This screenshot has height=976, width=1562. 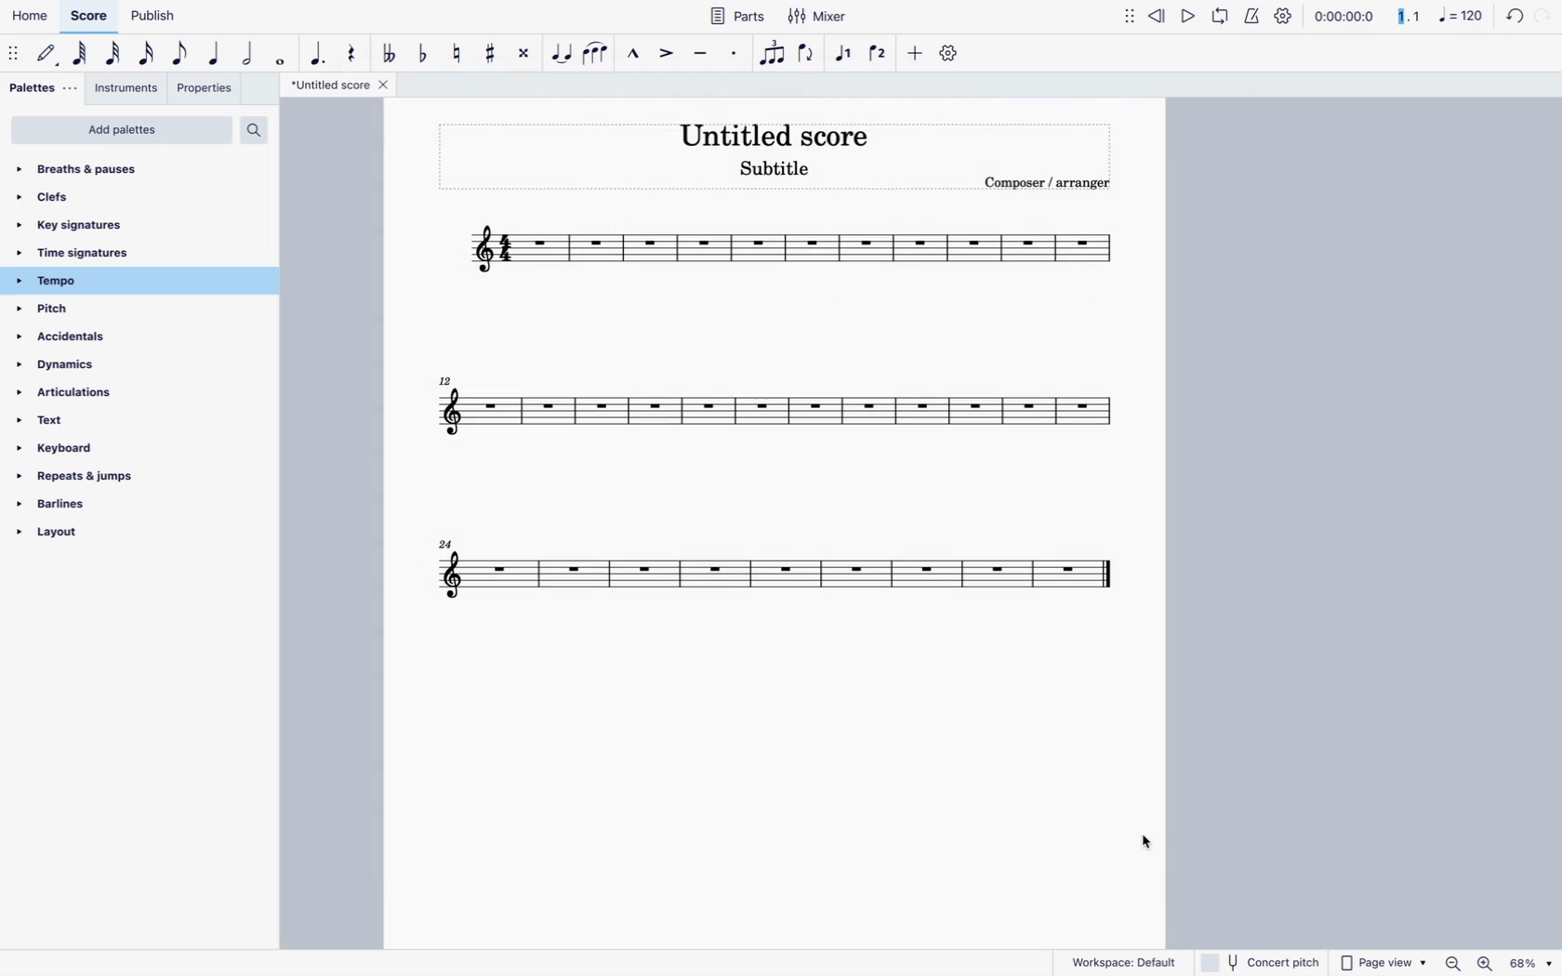 What do you see at coordinates (847, 54) in the screenshot?
I see `voice 1` at bounding box center [847, 54].